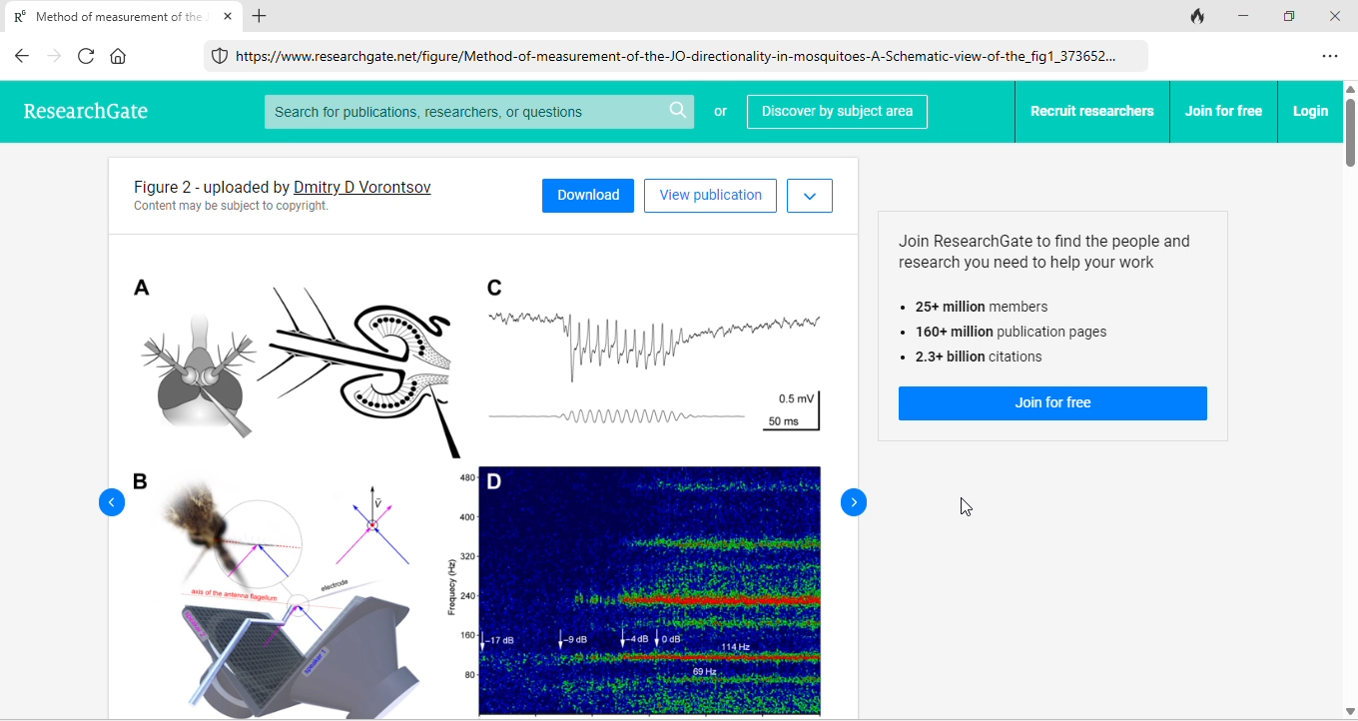 The height and width of the screenshot is (721, 1358). Describe the element at coordinates (1293, 17) in the screenshot. I see `maximize` at that location.